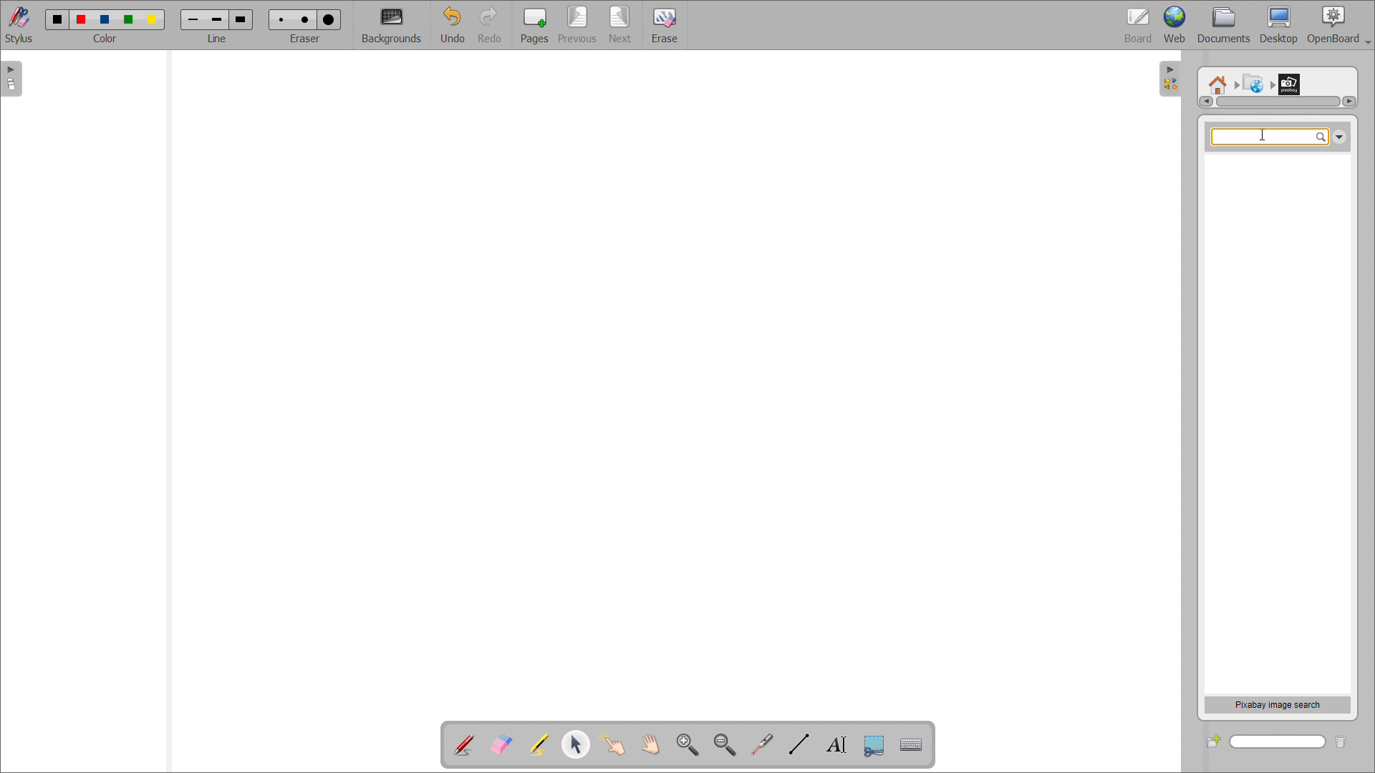 The height and width of the screenshot is (773, 1375). I want to click on delete, so click(1347, 740).